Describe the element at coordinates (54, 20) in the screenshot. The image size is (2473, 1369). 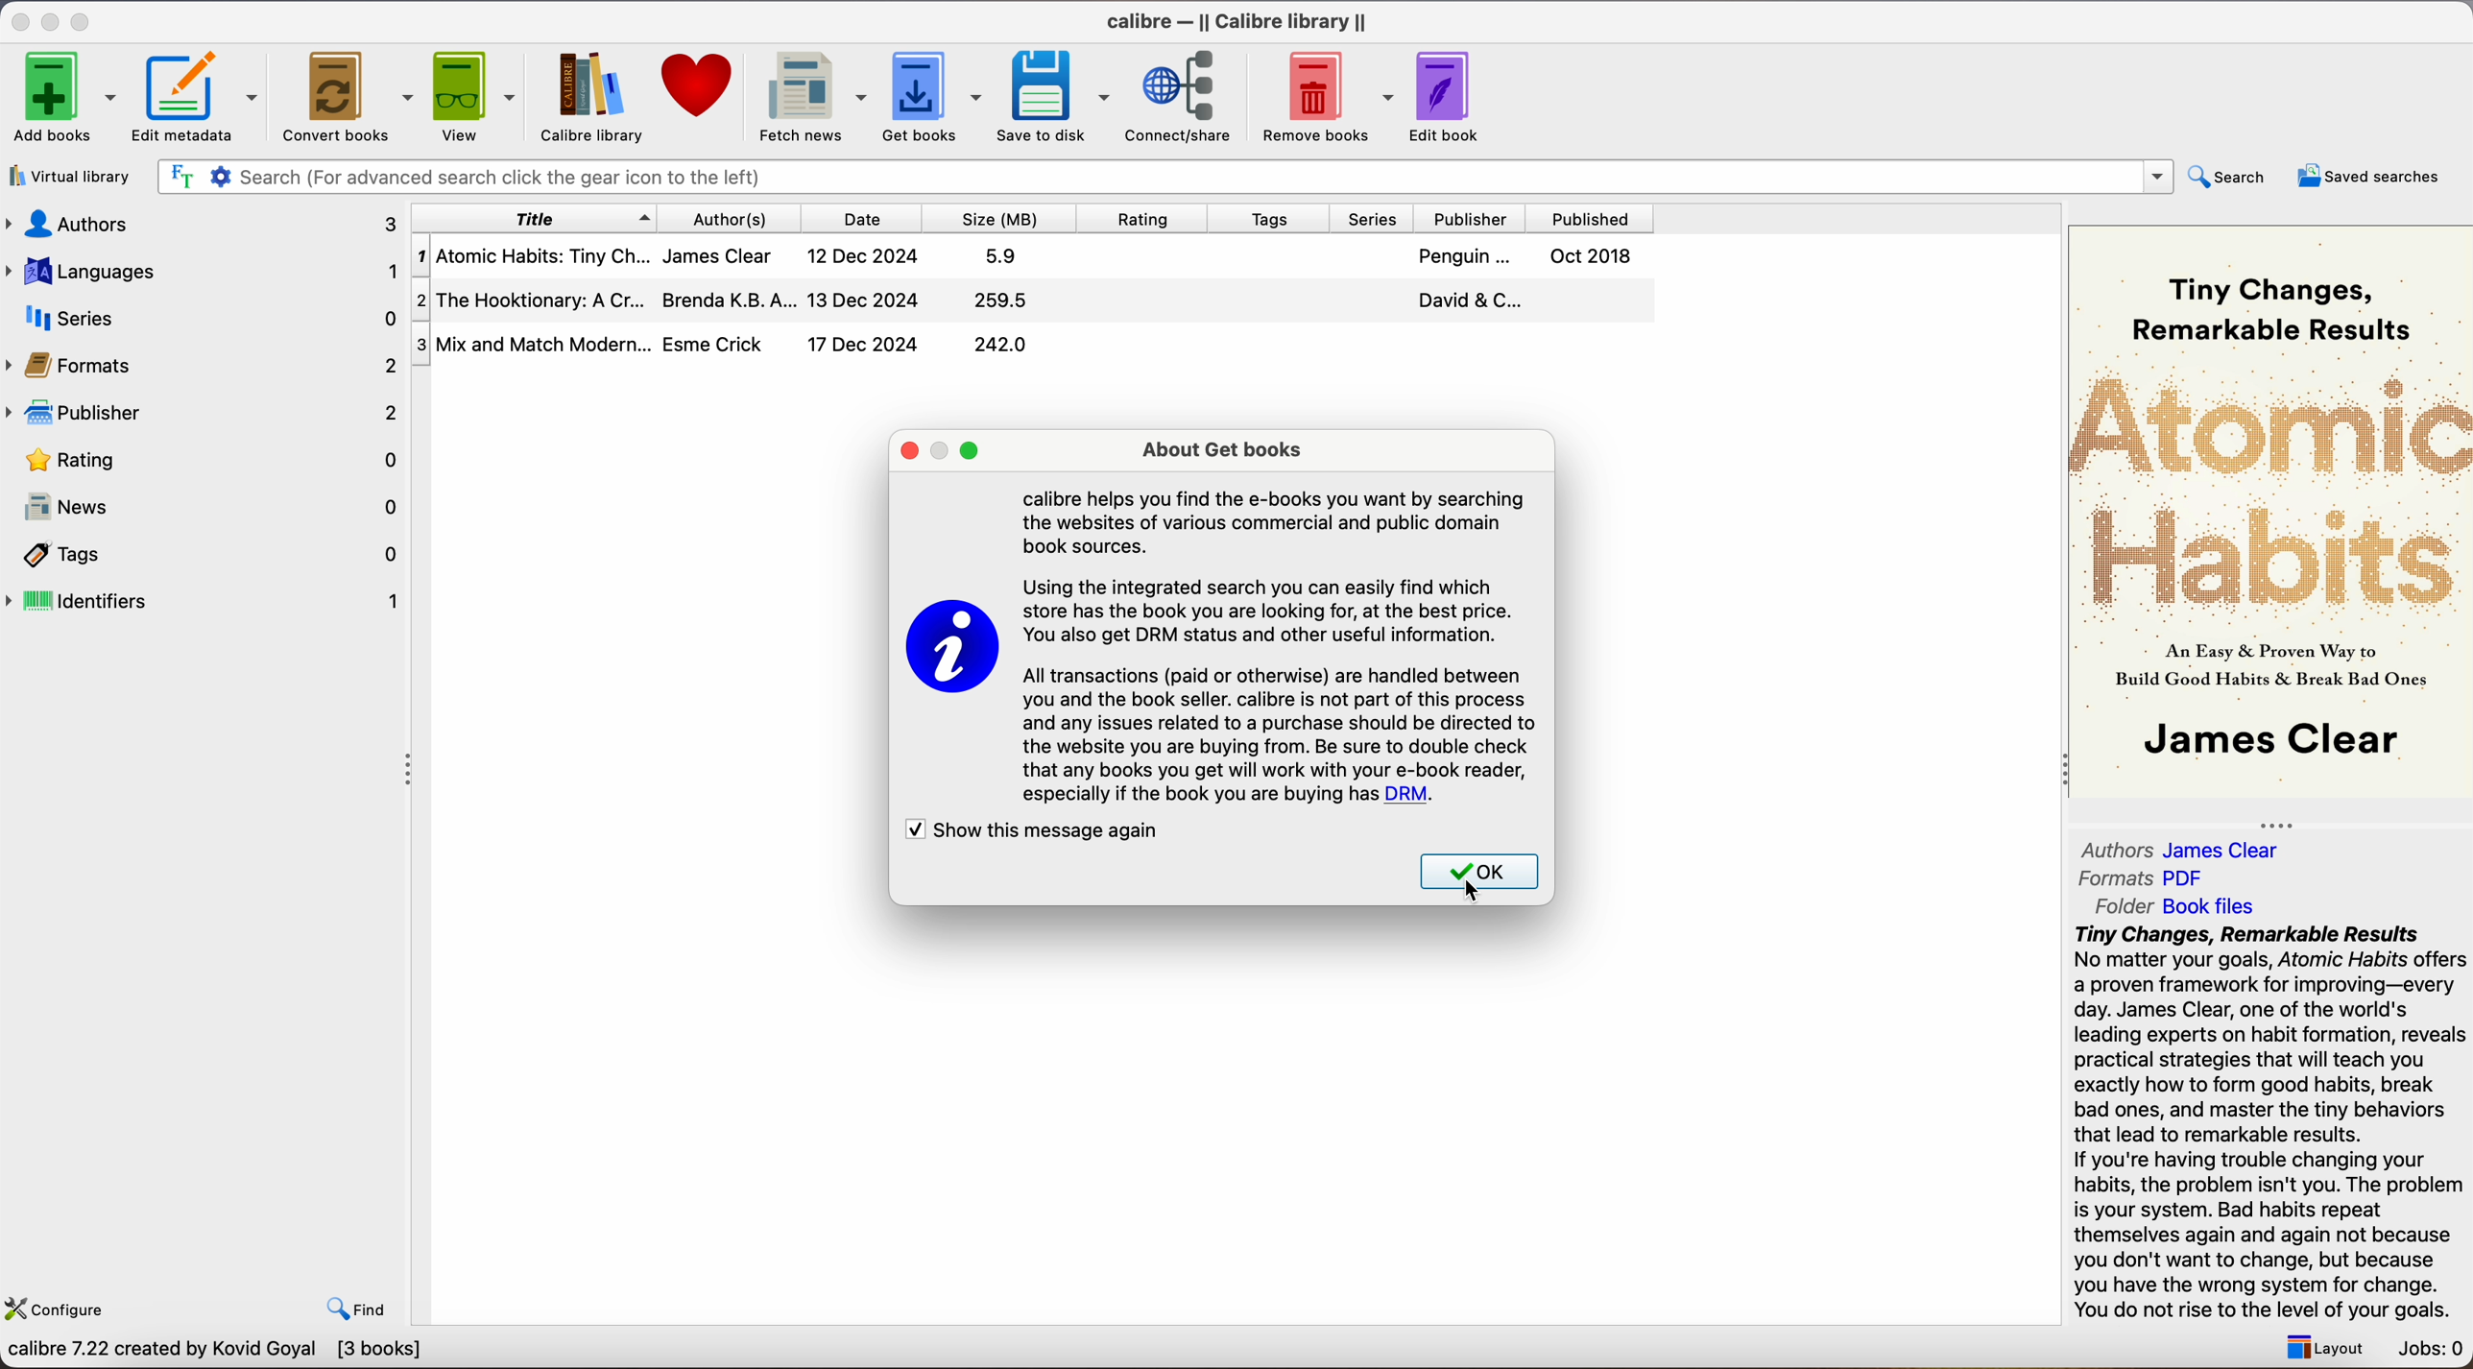
I see `minimize` at that location.